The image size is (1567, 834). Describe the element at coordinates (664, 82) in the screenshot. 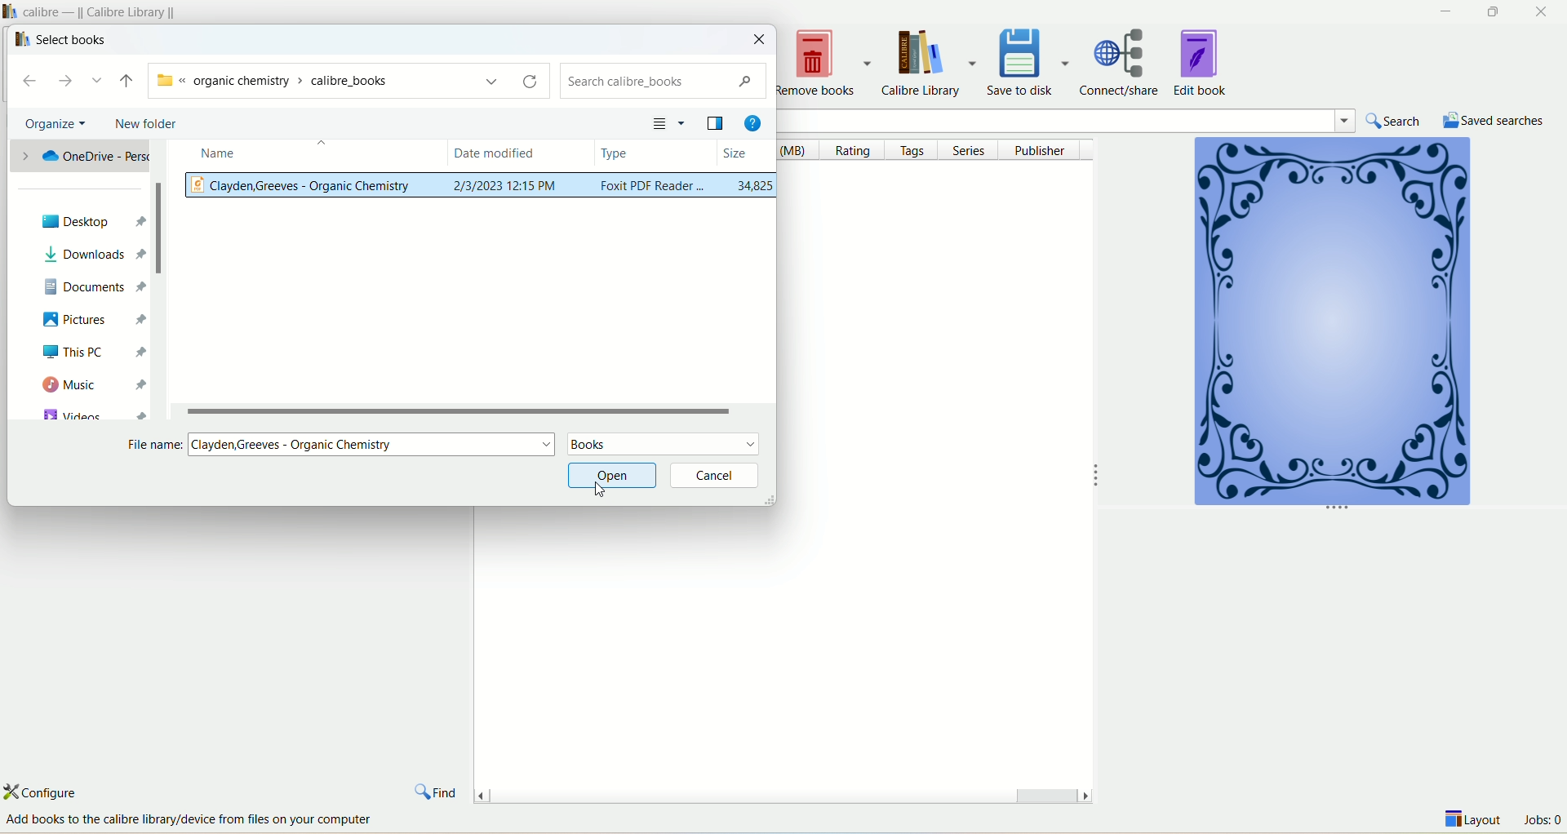

I see `search` at that location.